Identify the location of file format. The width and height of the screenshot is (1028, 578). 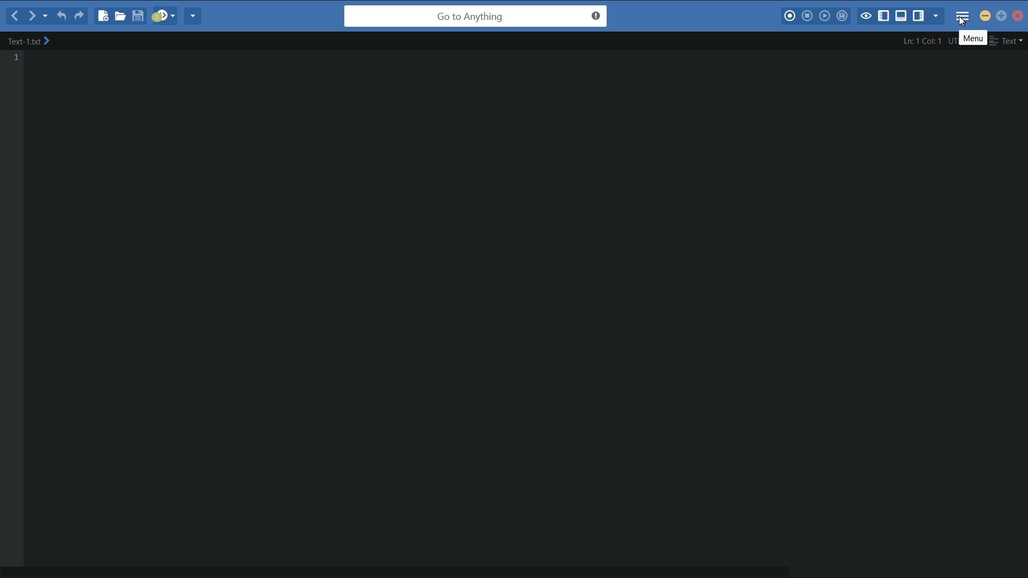
(1009, 40).